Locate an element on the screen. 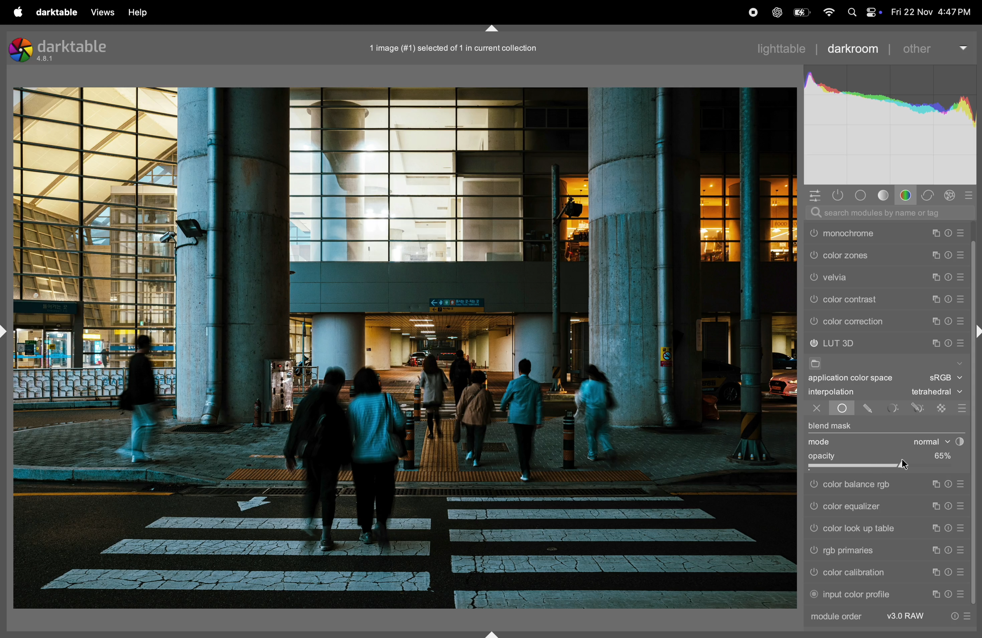  lighttable is located at coordinates (780, 50).